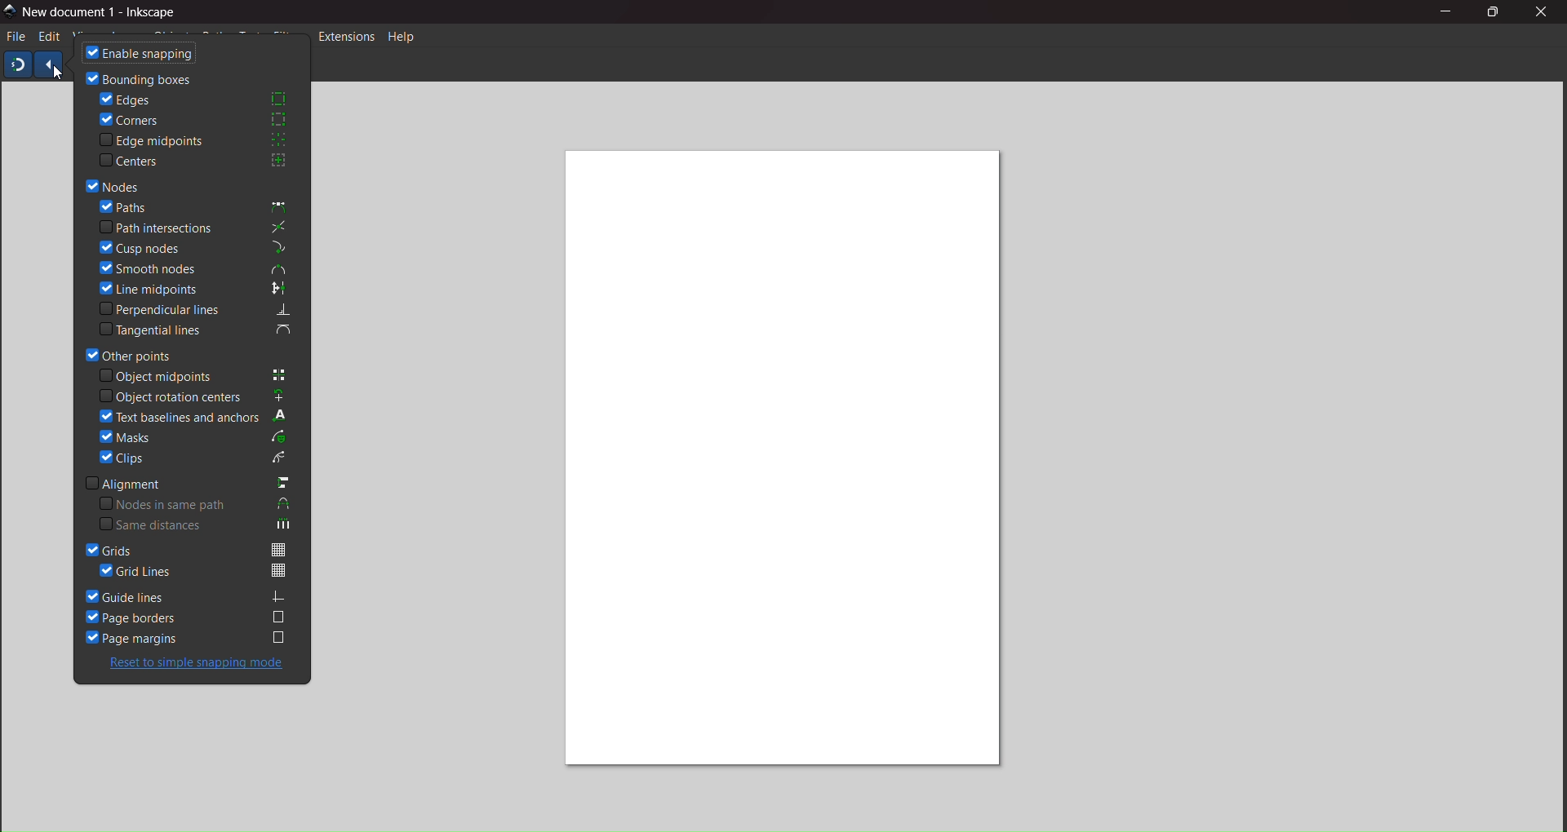  What do you see at coordinates (215, 38) in the screenshot?
I see `Path` at bounding box center [215, 38].